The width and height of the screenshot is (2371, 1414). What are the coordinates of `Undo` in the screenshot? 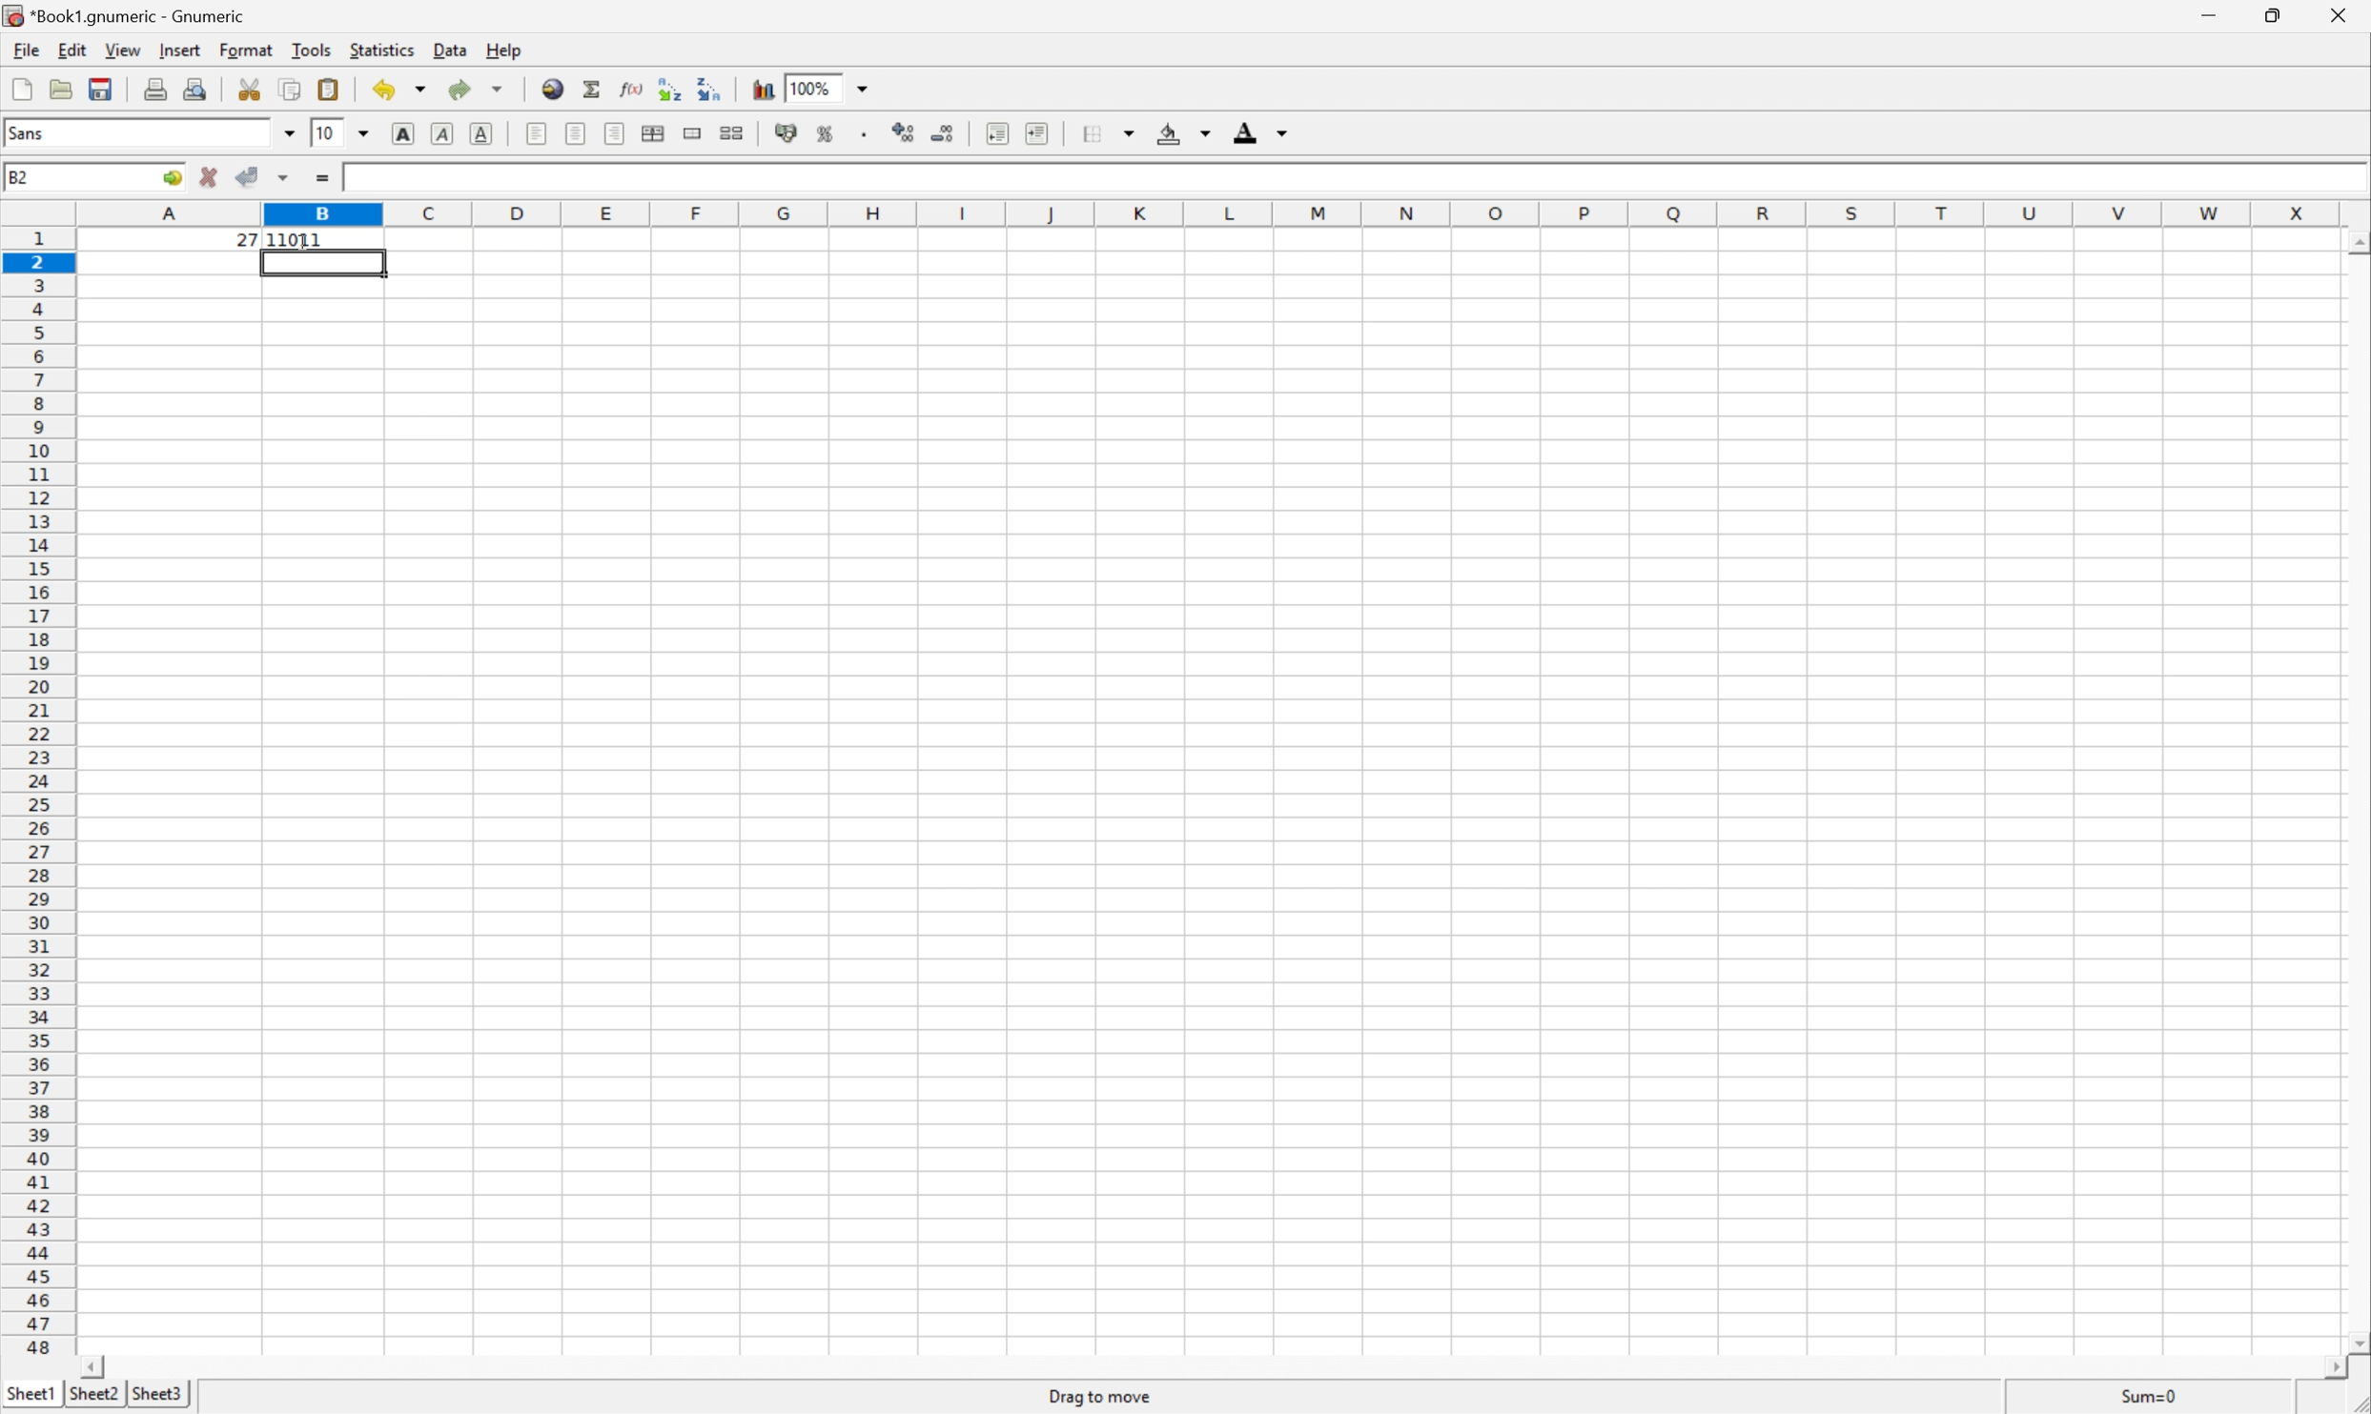 It's located at (400, 87).